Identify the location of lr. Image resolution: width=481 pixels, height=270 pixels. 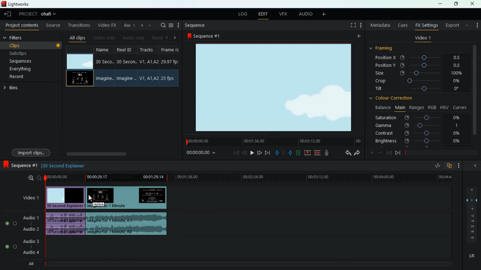
(471, 256).